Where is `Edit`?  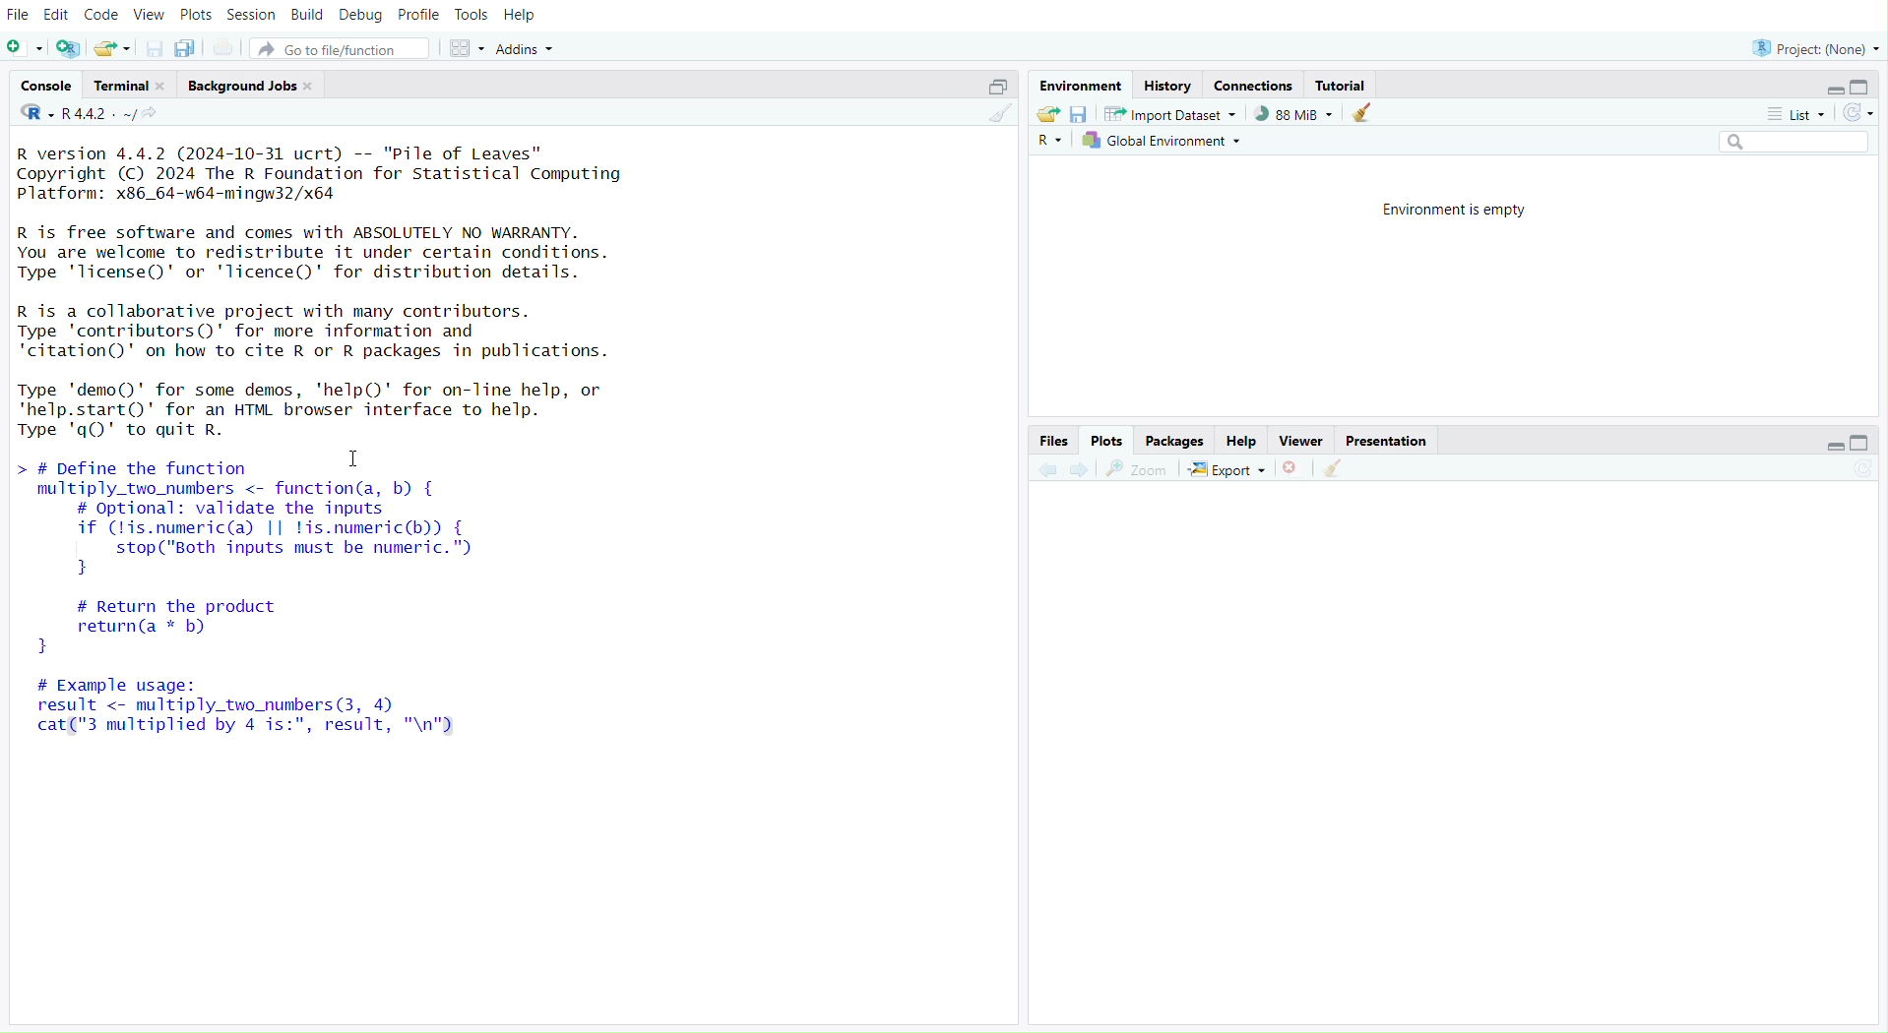
Edit is located at coordinates (56, 13).